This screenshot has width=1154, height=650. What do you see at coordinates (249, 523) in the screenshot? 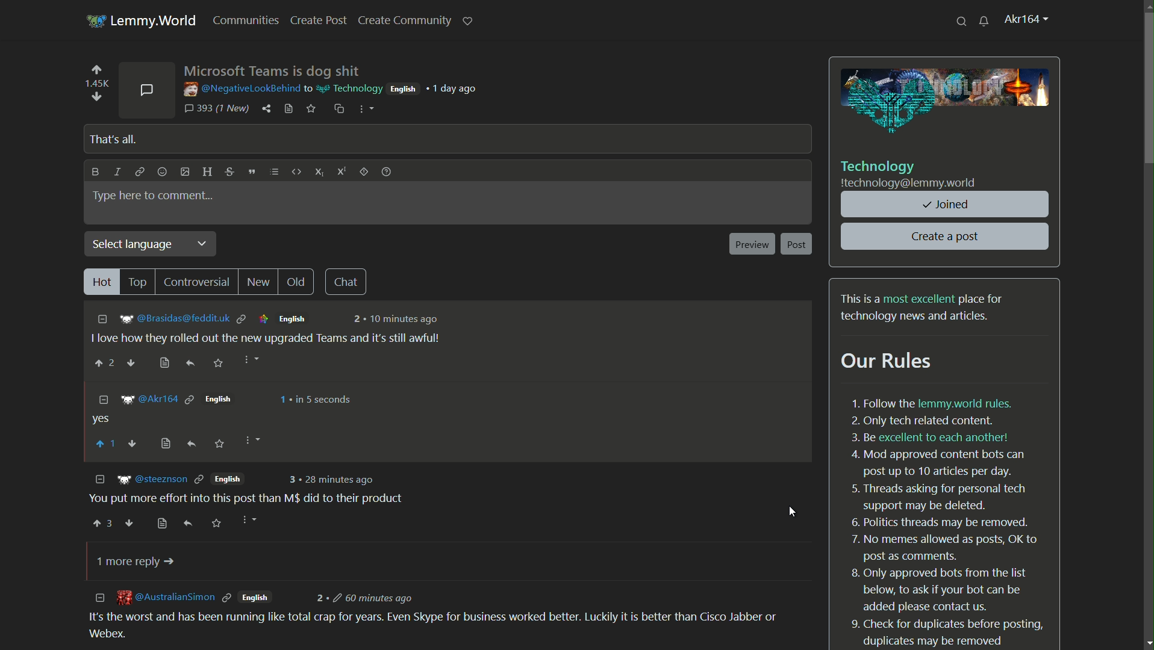
I see `more options` at bounding box center [249, 523].